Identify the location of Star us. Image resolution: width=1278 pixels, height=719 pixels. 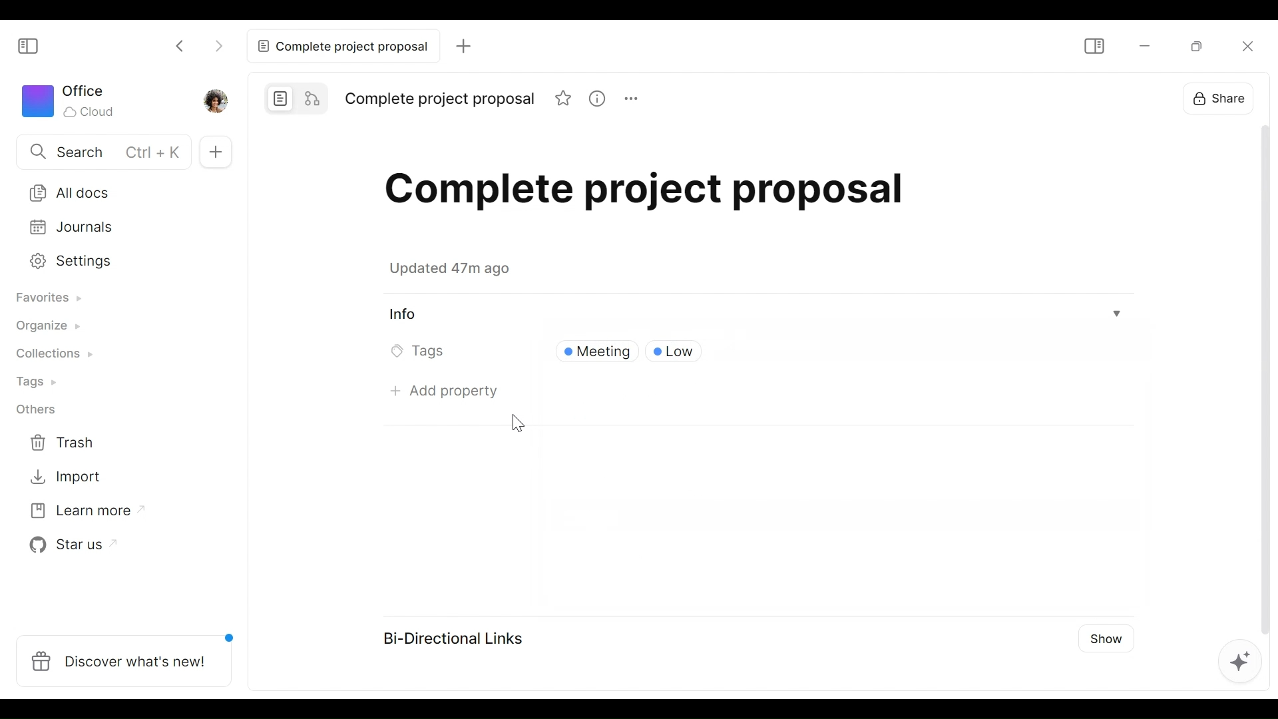
(71, 547).